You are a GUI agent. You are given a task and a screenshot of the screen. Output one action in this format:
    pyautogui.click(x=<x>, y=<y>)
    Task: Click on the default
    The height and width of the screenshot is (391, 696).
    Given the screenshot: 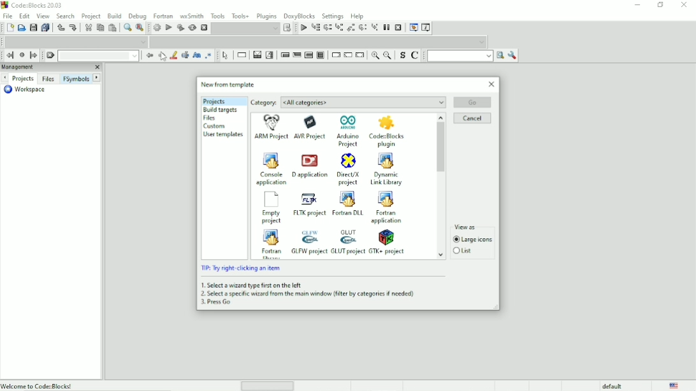 What is the action you would take?
    pyautogui.click(x=613, y=385)
    